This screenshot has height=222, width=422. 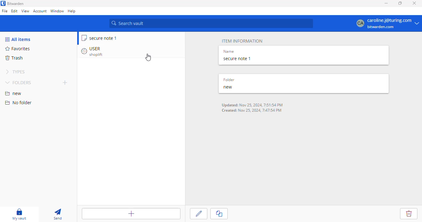 What do you see at coordinates (228, 79) in the screenshot?
I see `folder` at bounding box center [228, 79].